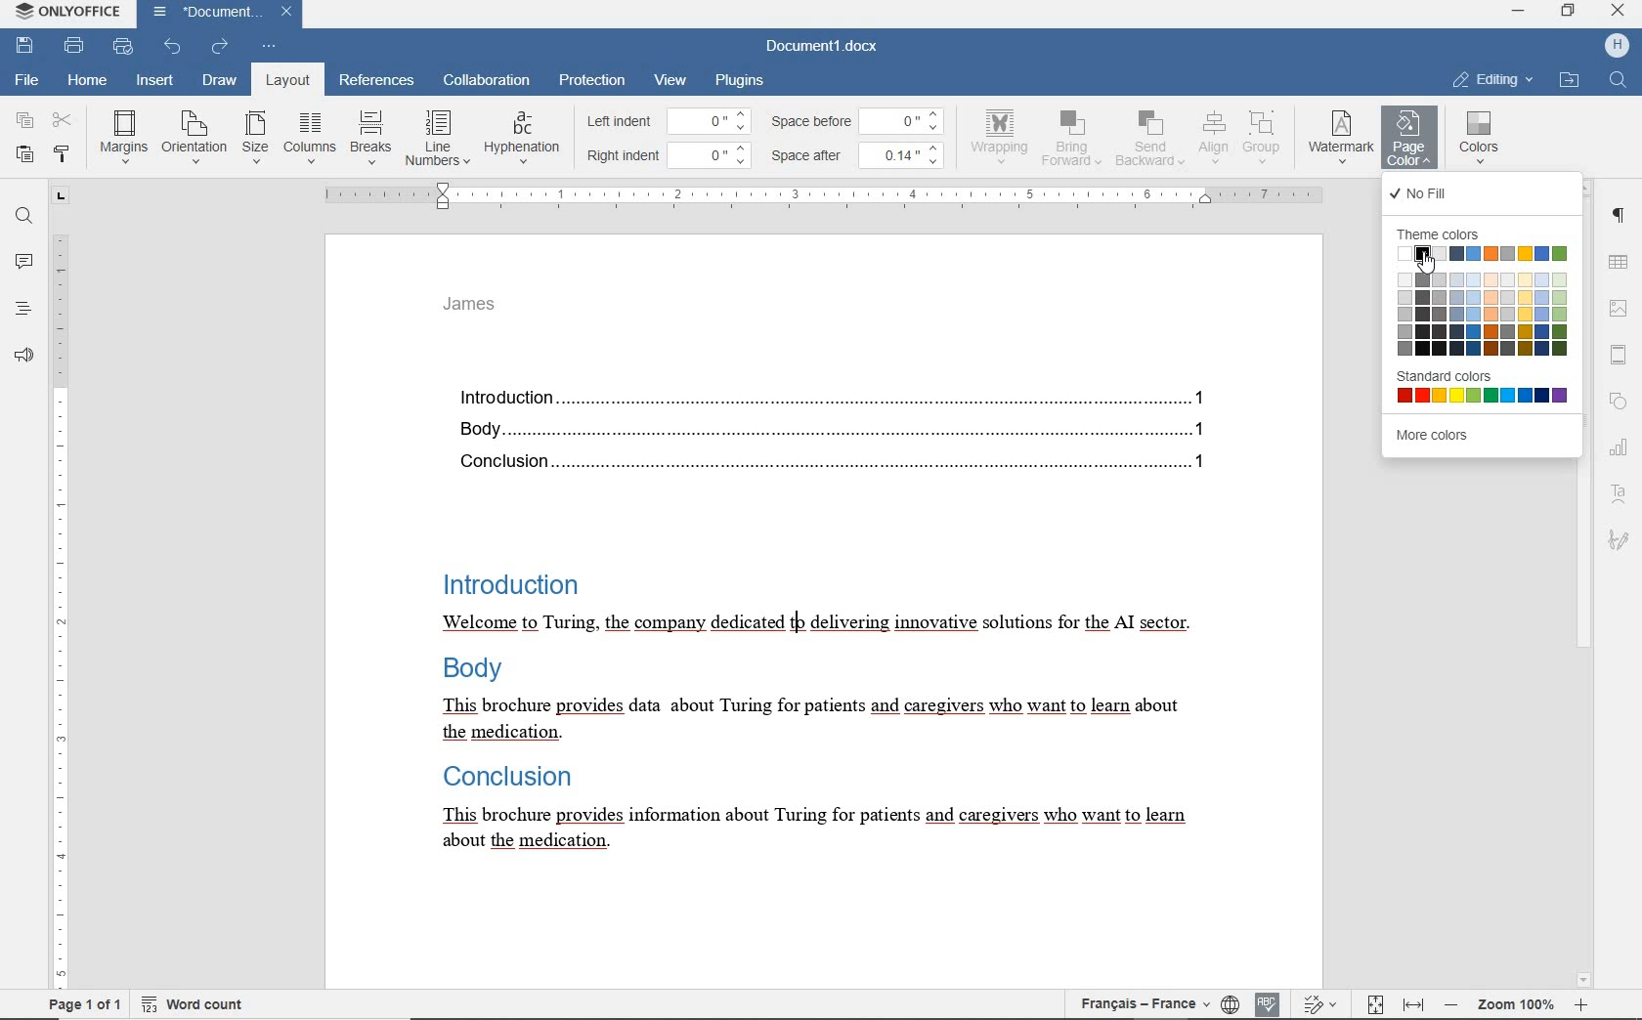 Image resolution: width=1642 pixels, height=1020 pixels. I want to click on space before, so click(811, 122).